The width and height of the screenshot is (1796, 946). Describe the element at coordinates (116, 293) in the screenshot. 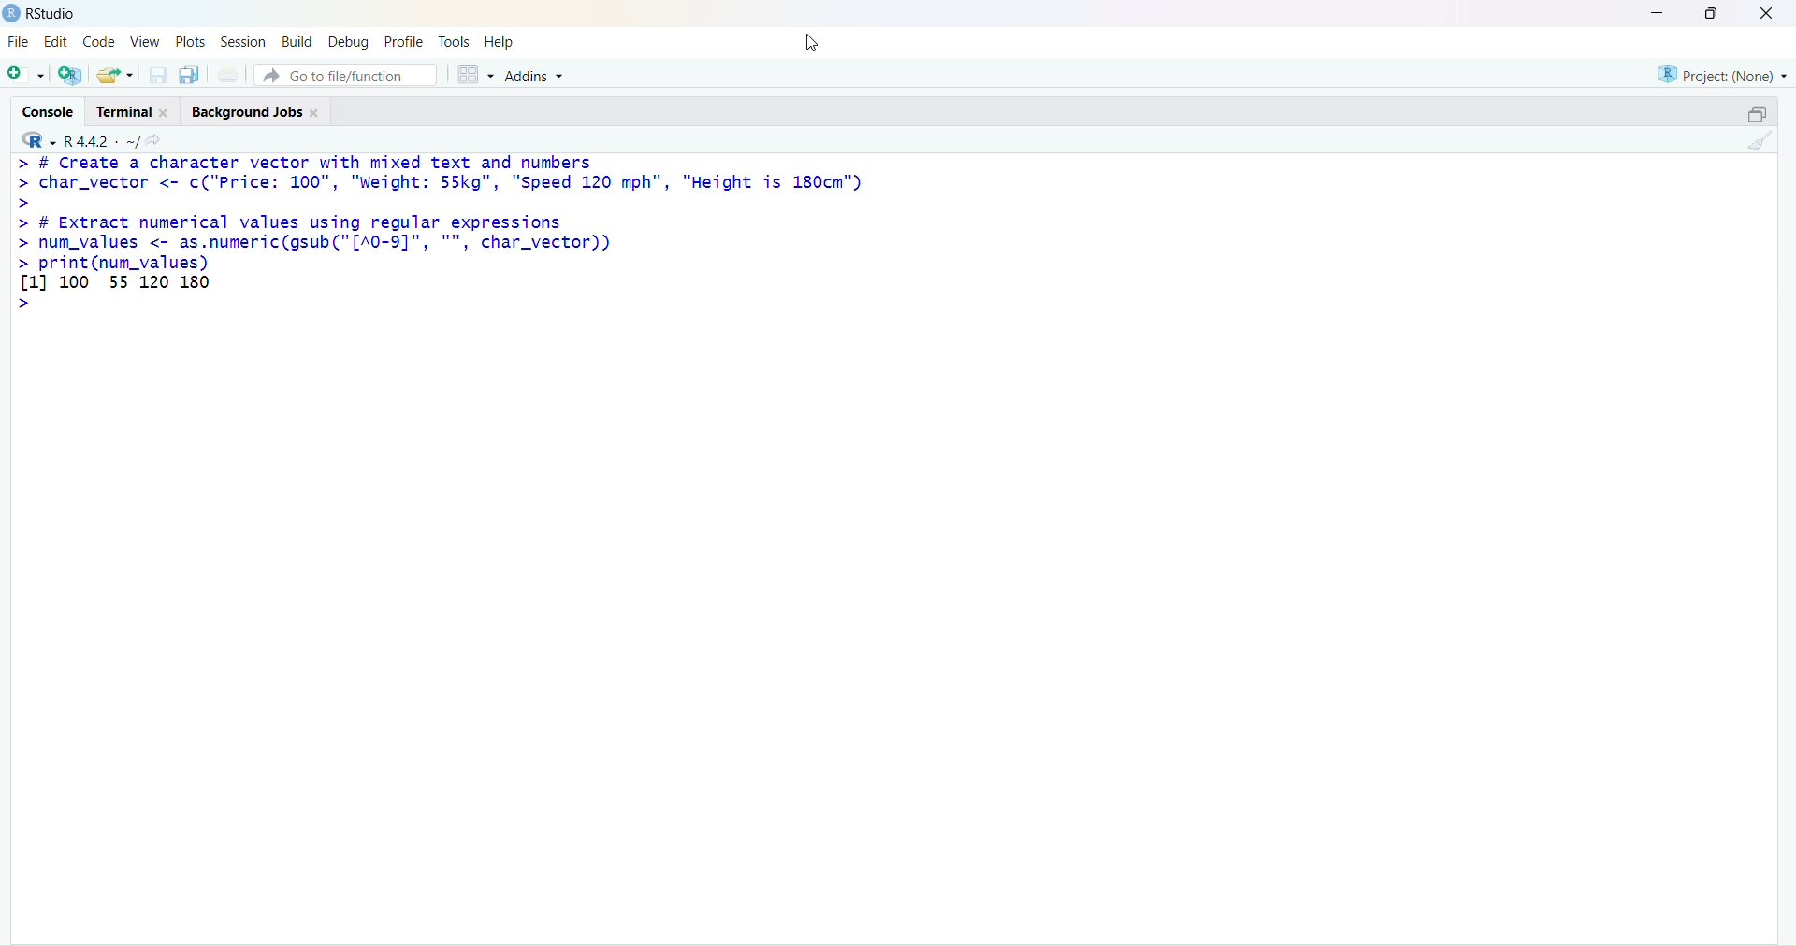

I see `[1] 100 55 120 180
>` at that location.